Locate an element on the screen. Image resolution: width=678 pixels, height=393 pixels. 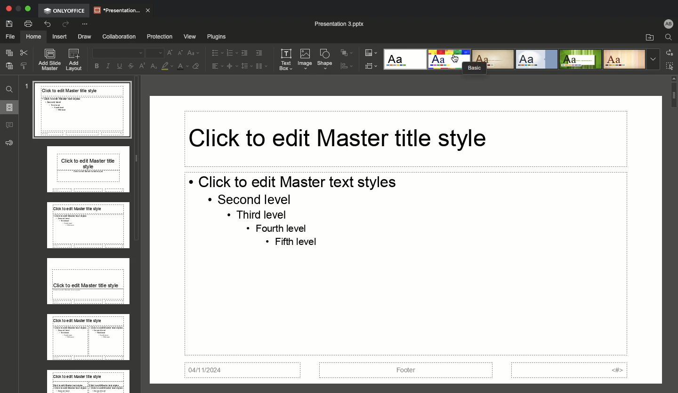
Add slide master is located at coordinates (48, 59).